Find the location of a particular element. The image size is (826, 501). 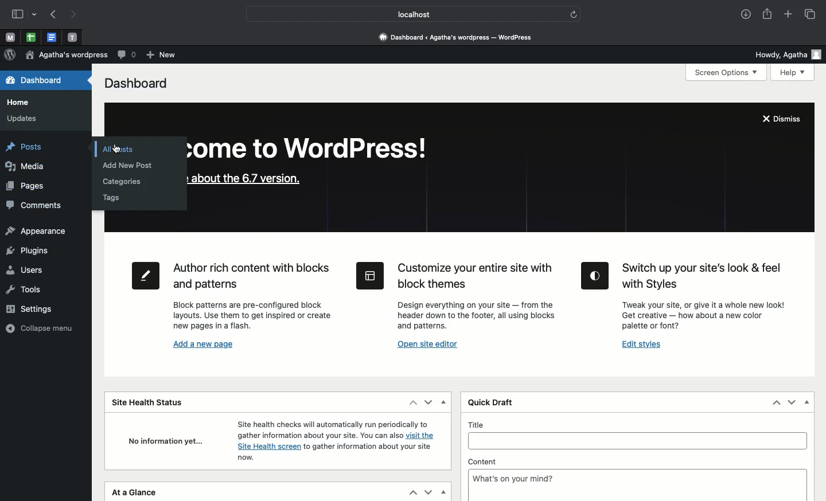

Site health screen is located at coordinates (267, 447).